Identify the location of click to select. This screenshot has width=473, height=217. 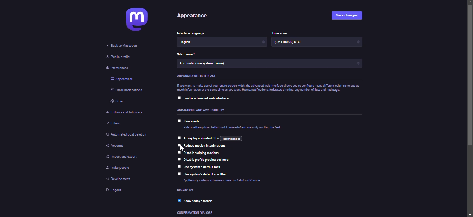
(178, 166).